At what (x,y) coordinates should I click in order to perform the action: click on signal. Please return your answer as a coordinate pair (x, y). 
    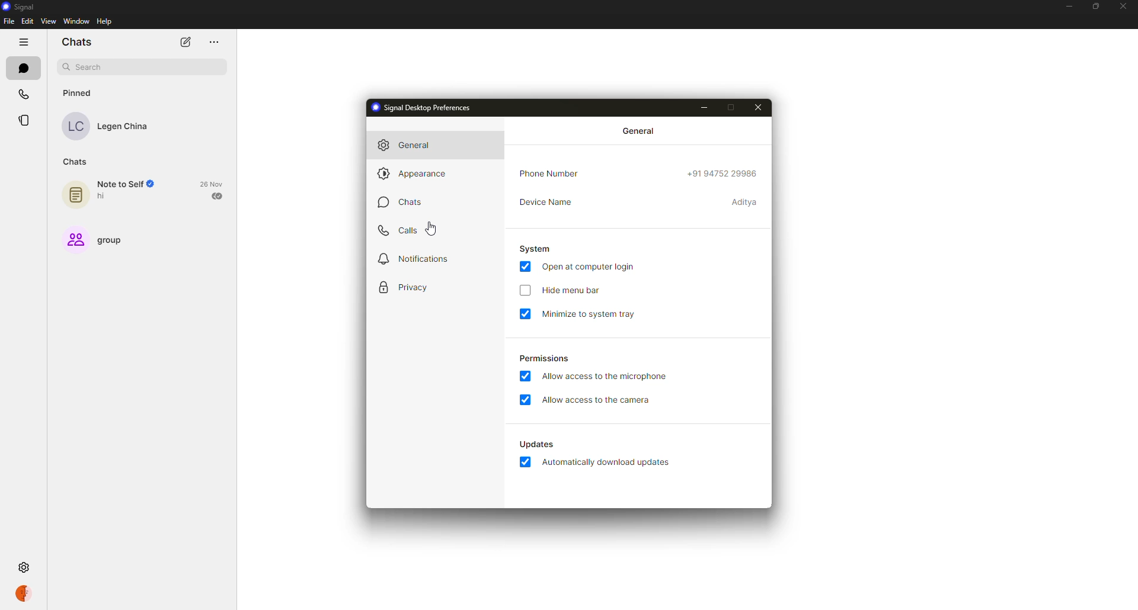
    Looking at the image, I should click on (21, 8).